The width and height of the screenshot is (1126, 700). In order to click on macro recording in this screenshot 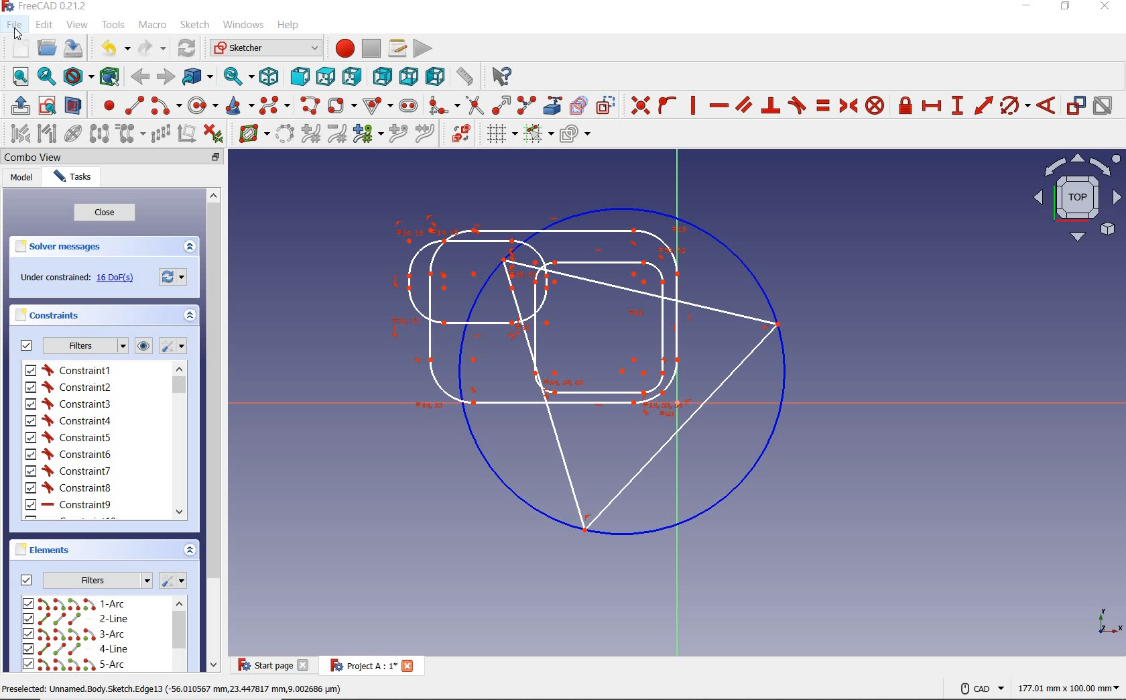, I will do `click(340, 48)`.